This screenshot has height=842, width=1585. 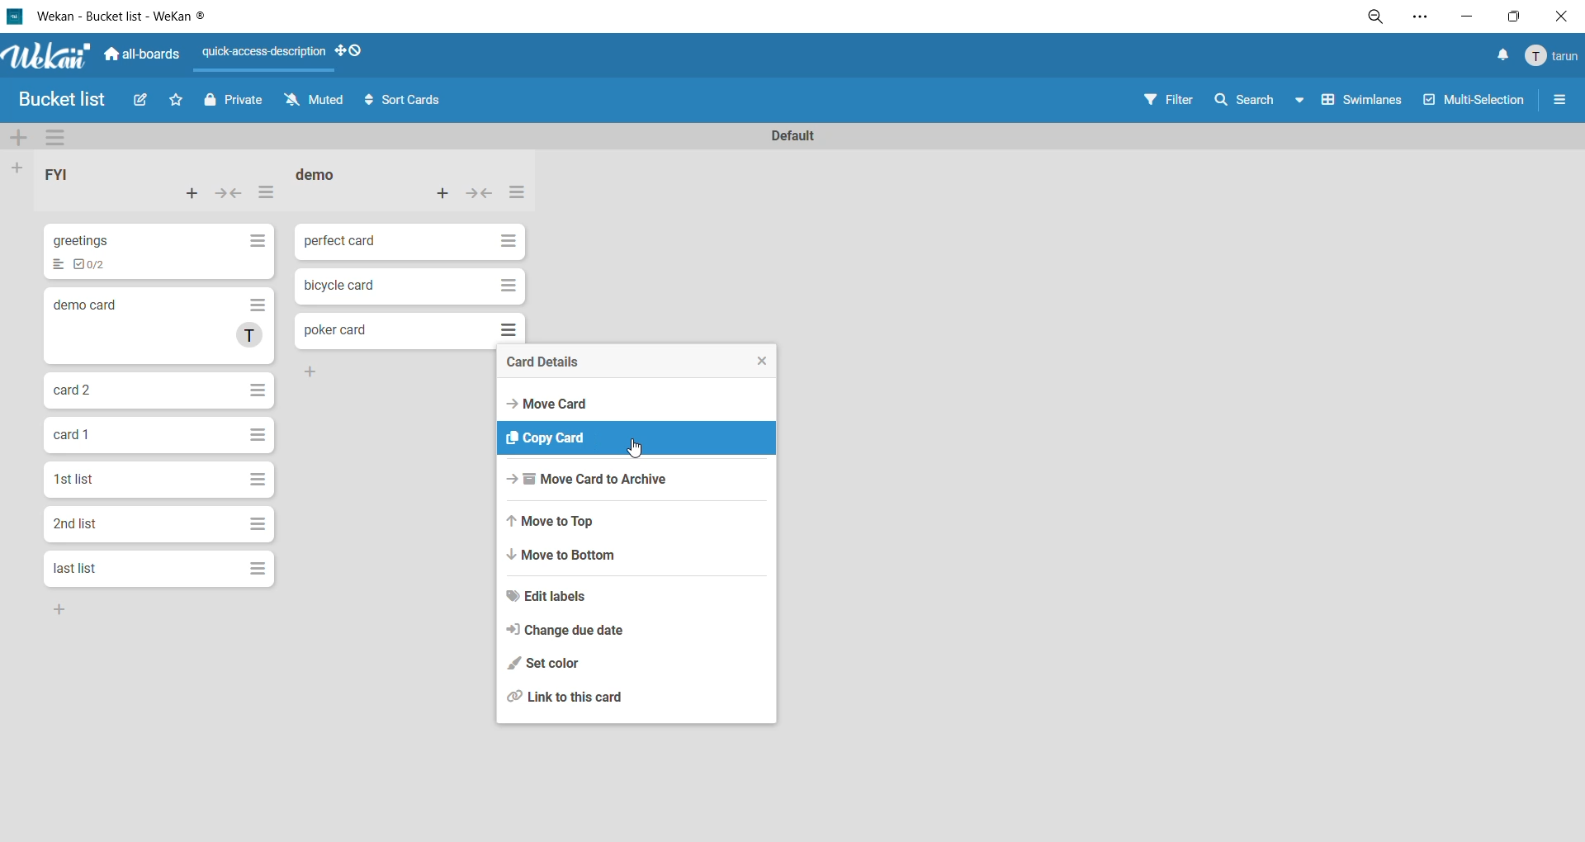 I want to click on add card, so click(x=192, y=196).